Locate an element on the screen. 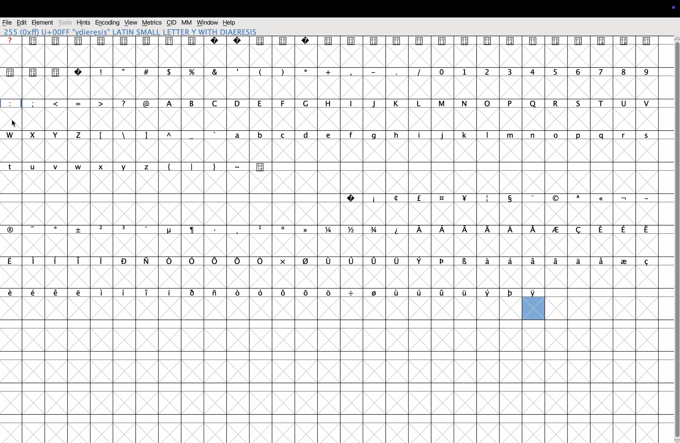 The height and width of the screenshot is (443, 680). metrics is located at coordinates (152, 23).